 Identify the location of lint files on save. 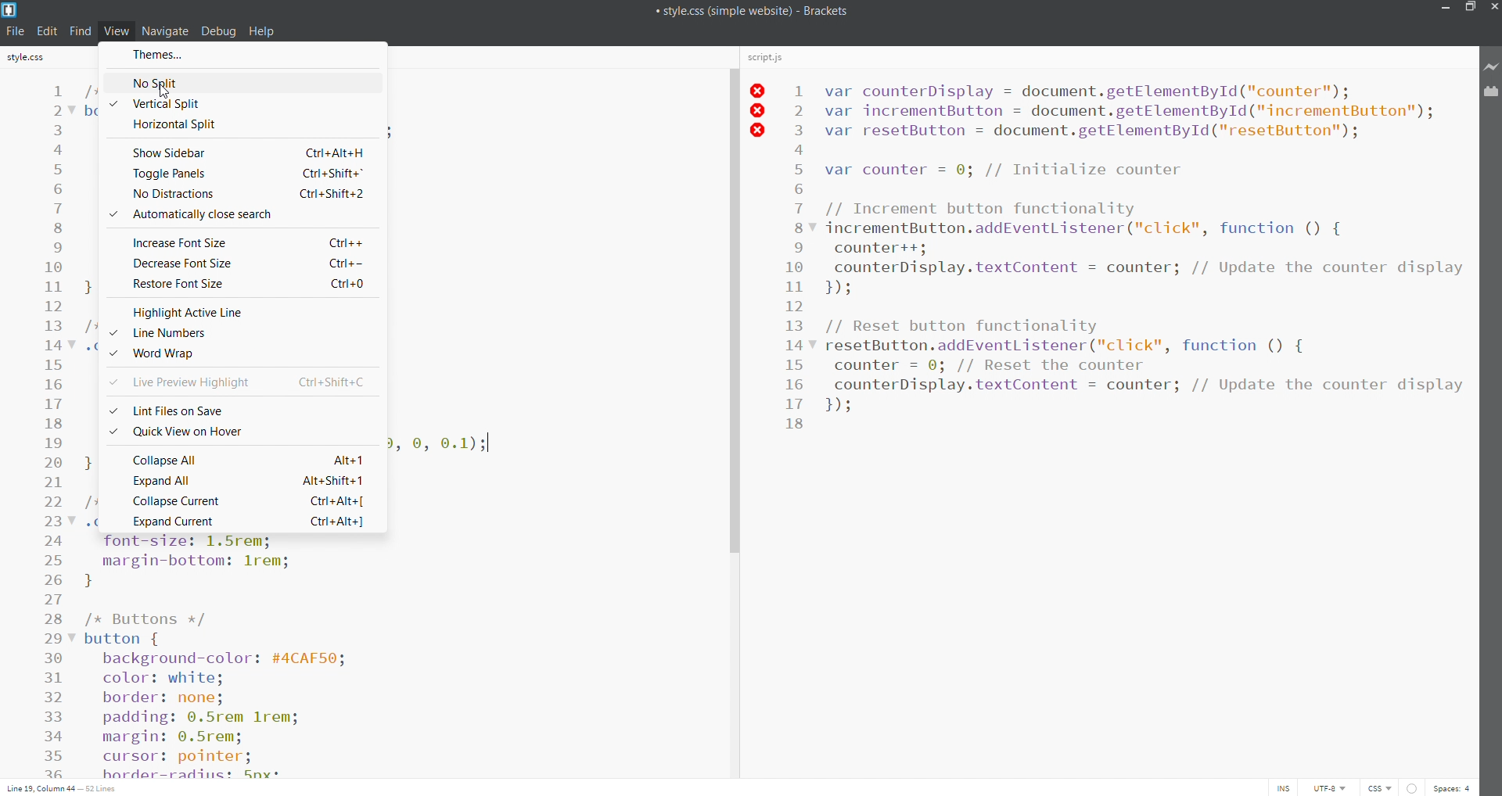
(239, 407).